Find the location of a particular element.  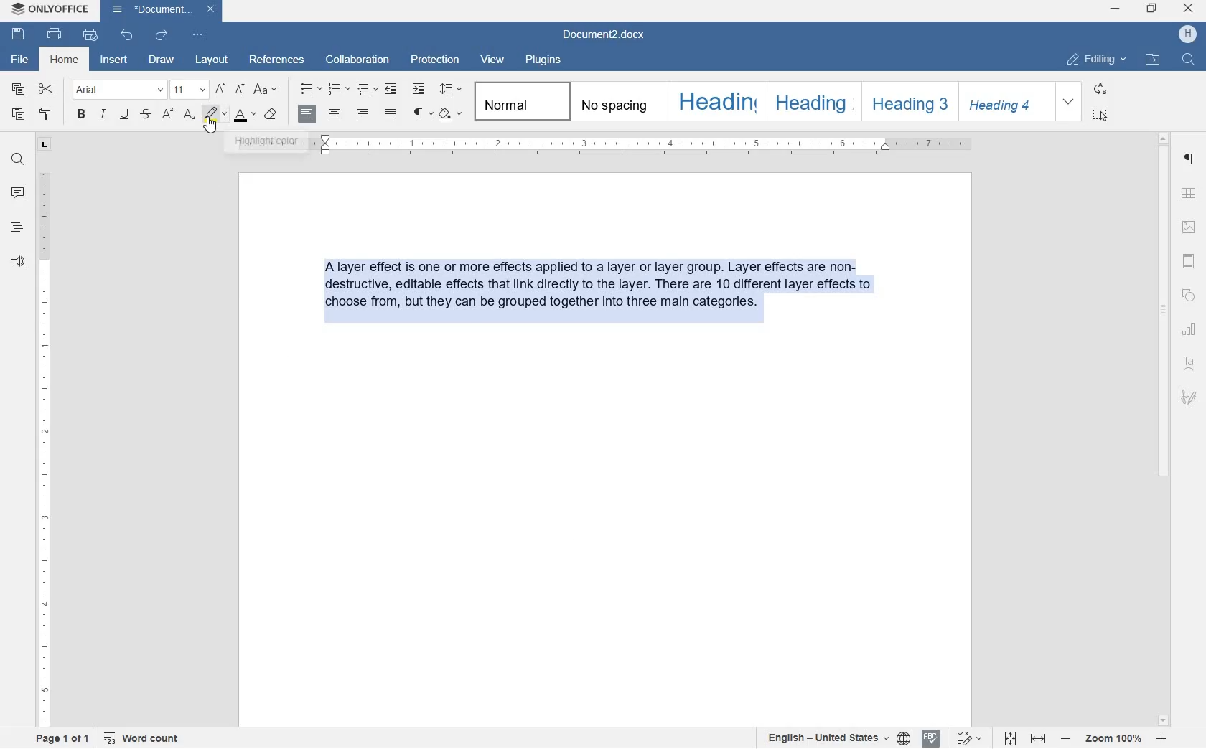

RIGHT ALIGNMENT is located at coordinates (361, 115).